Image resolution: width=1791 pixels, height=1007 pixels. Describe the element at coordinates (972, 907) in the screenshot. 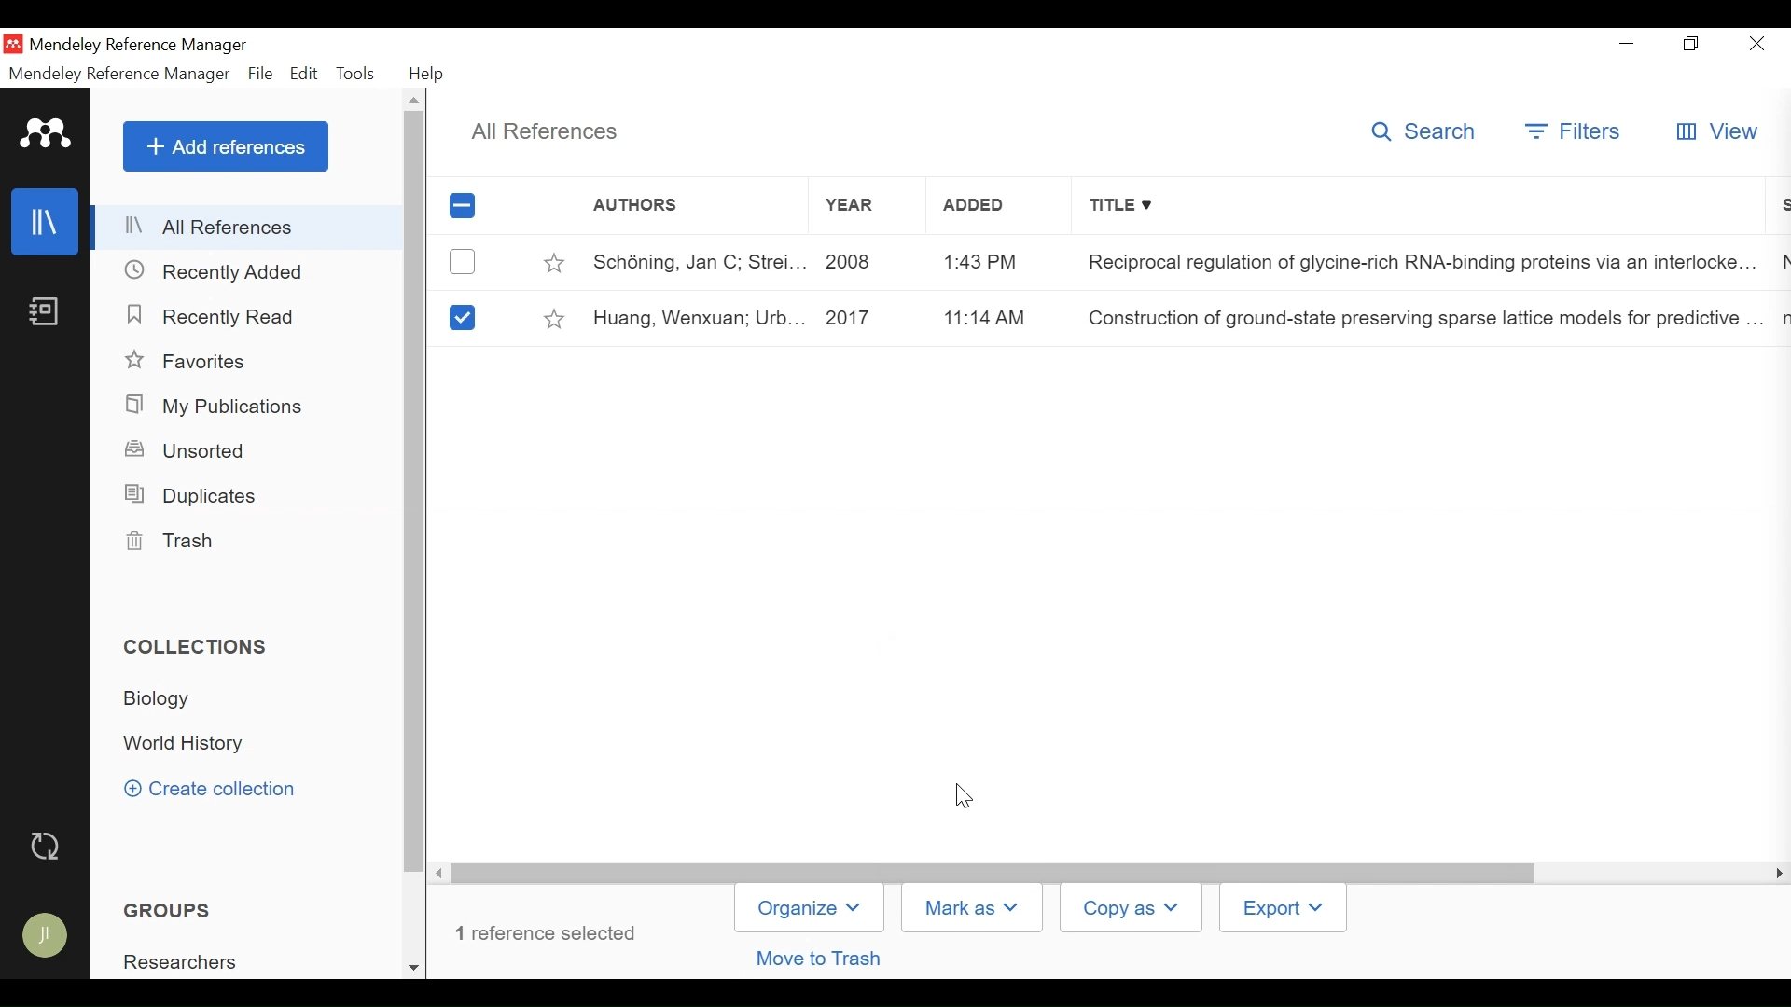

I see `Mark As` at that location.